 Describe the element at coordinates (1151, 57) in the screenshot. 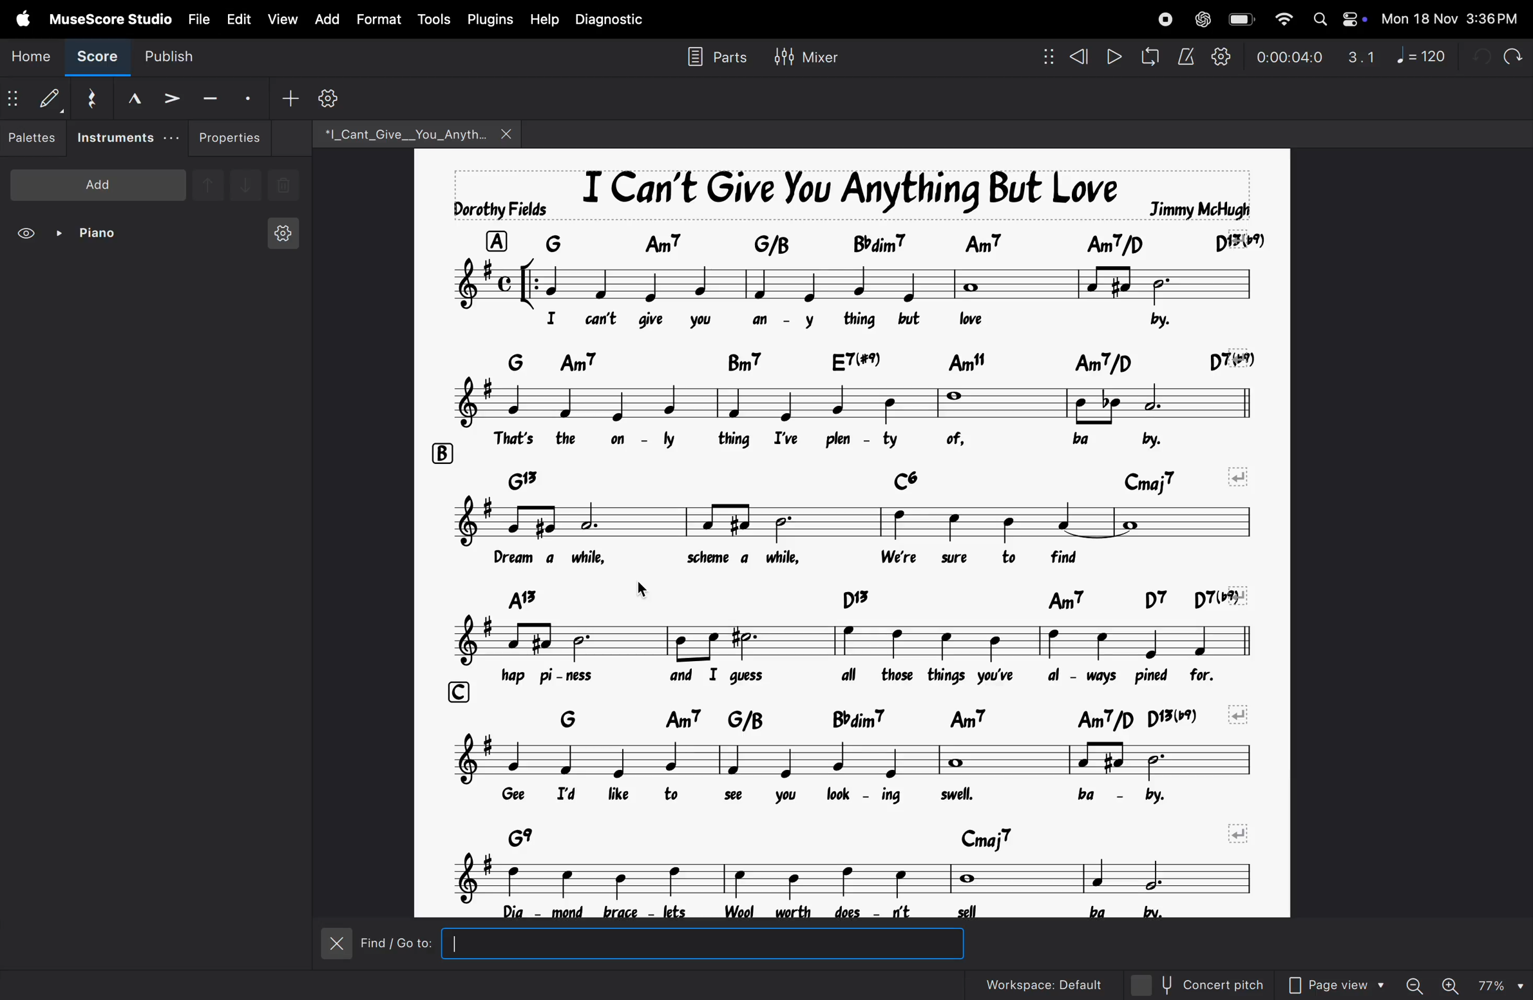

I see `loop playback` at that location.